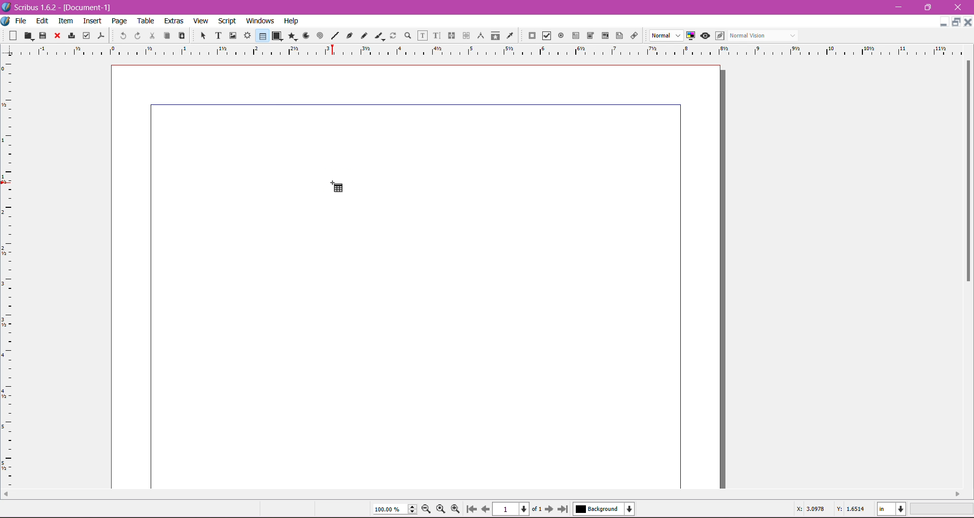  Describe the element at coordinates (944, 21) in the screenshot. I see `Minimize` at that location.